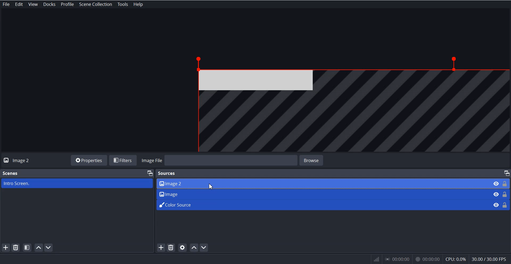 The height and width of the screenshot is (264, 511). I want to click on Image File Browse, so click(220, 160).